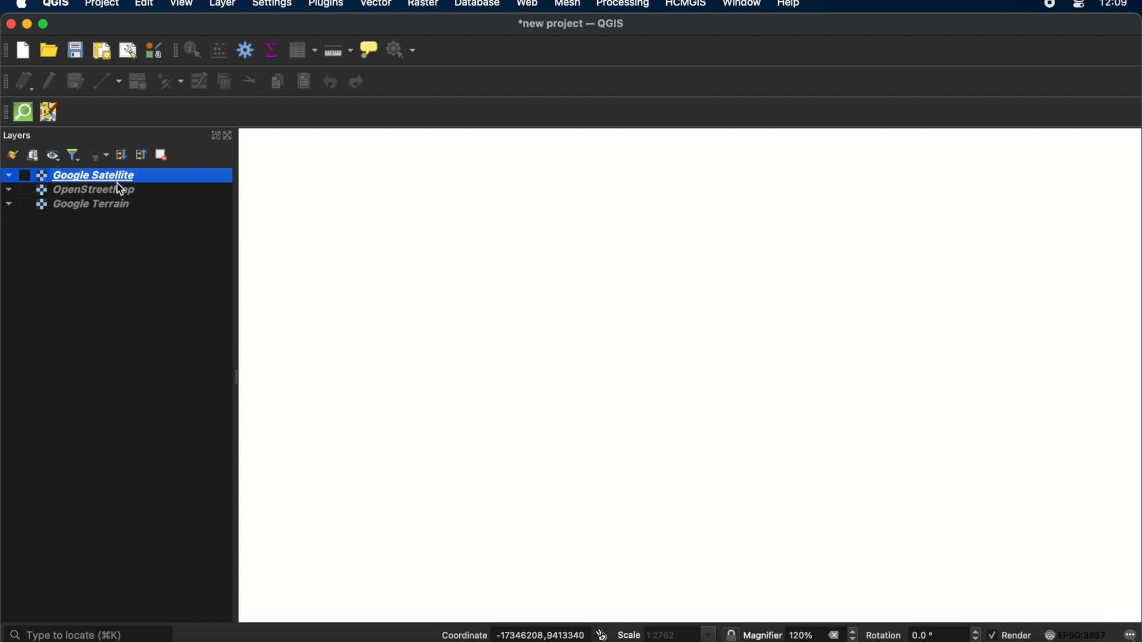 Image resolution: width=1142 pixels, height=642 pixels. What do you see at coordinates (327, 5) in the screenshot?
I see `plugins` at bounding box center [327, 5].